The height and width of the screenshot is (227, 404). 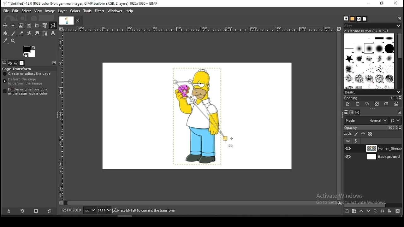 I want to click on deform the cage to deform the image, so click(x=24, y=82).